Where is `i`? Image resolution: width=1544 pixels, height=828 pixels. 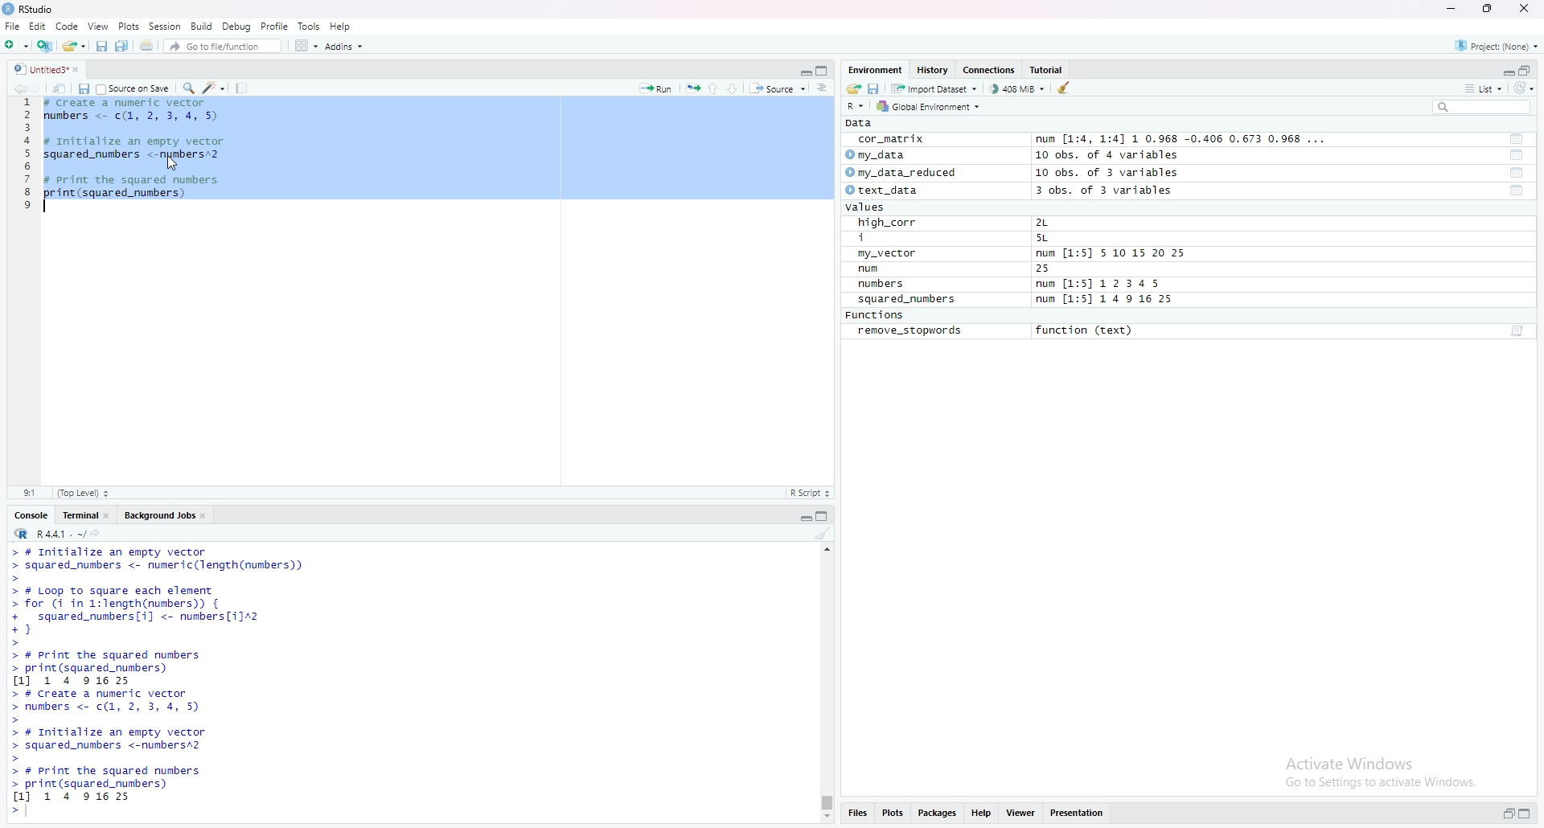
i is located at coordinates (890, 239).